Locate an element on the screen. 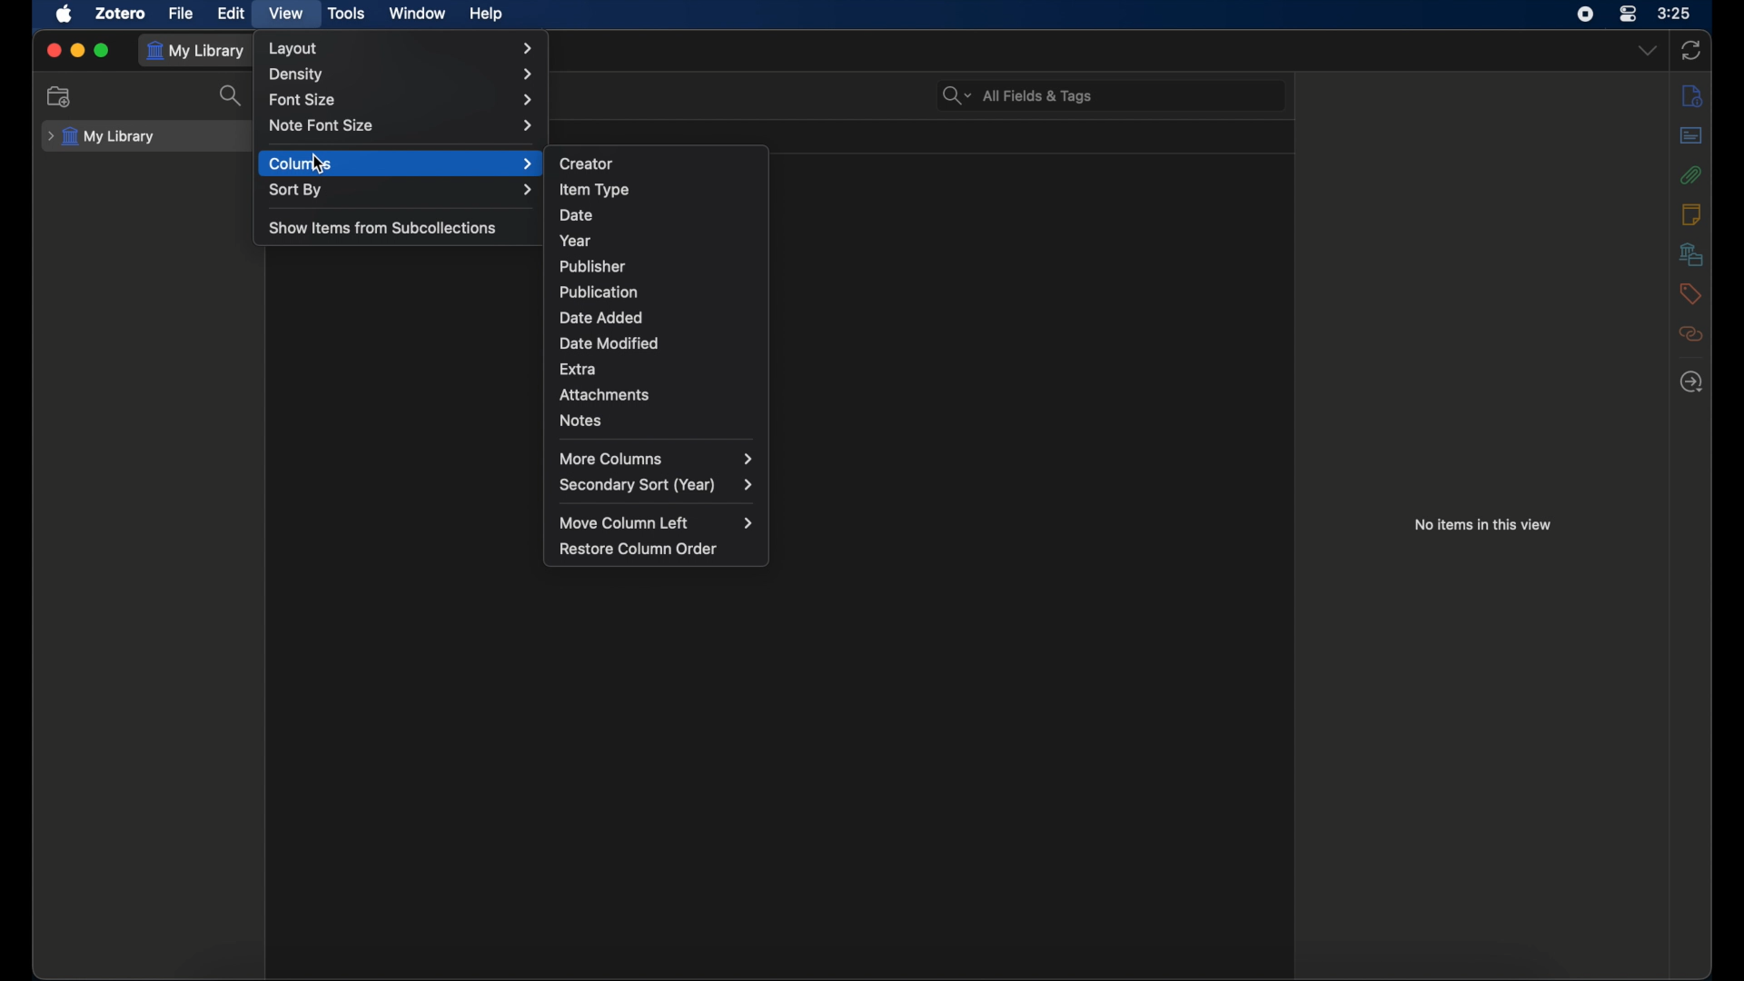 This screenshot has height=981, width=1744. close is located at coordinates (53, 50).